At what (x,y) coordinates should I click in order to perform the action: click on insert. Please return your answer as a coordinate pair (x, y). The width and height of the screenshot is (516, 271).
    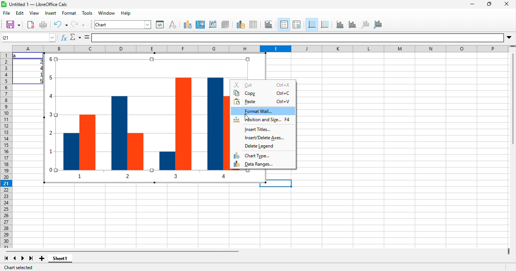
    Looking at the image, I should click on (51, 13).